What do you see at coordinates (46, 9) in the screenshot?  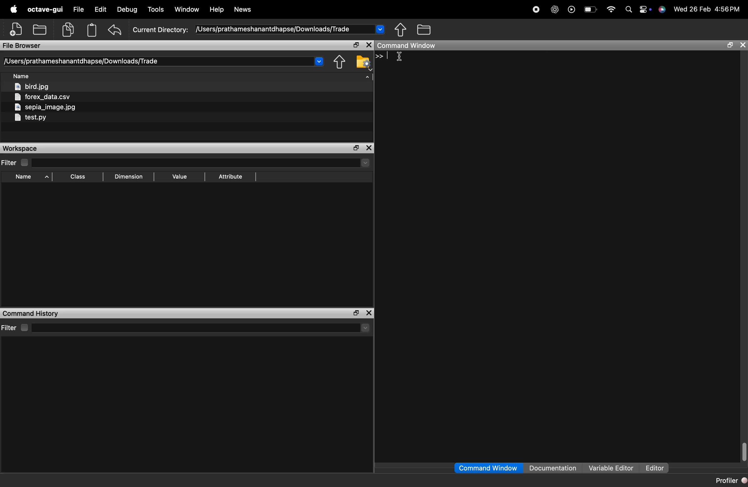 I see `octave-gui` at bounding box center [46, 9].